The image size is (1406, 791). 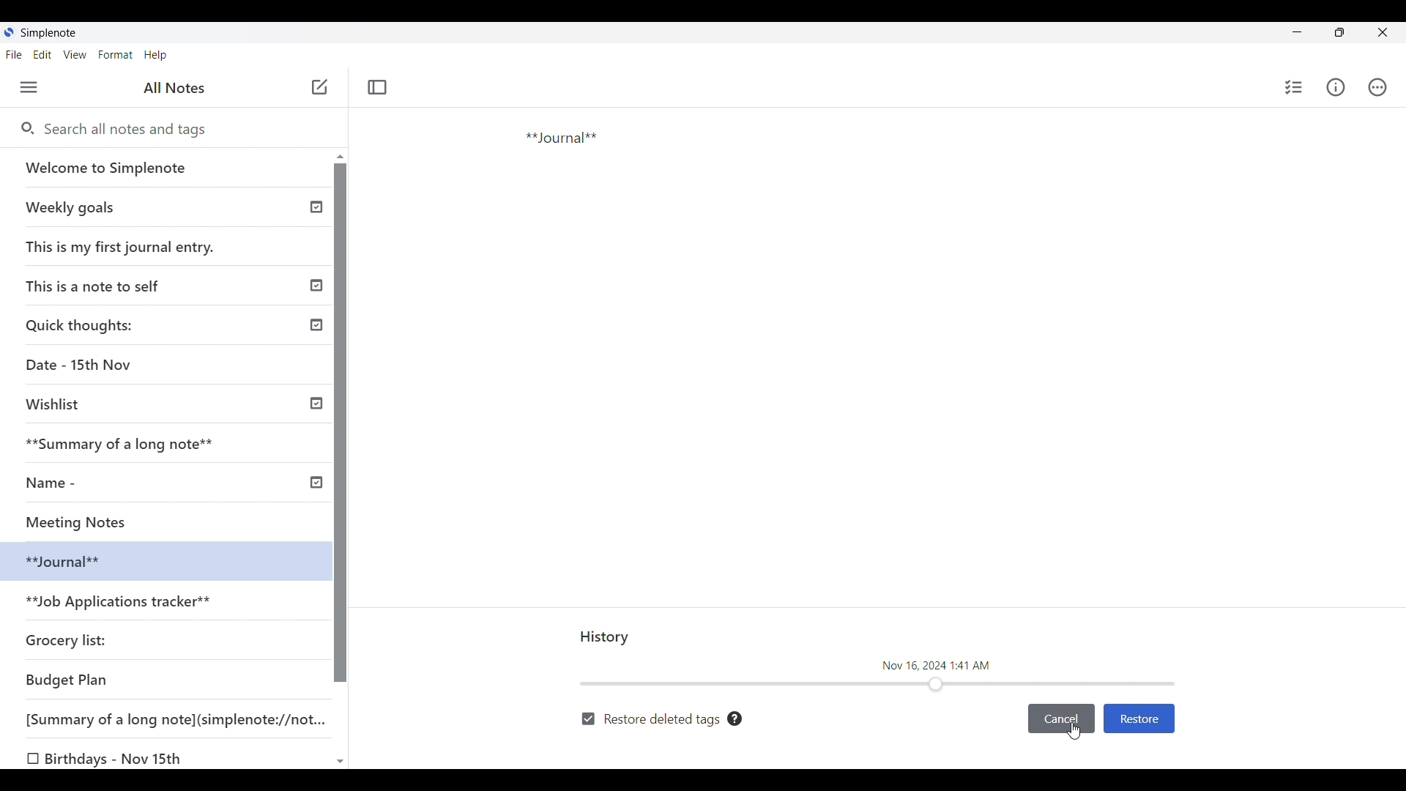 What do you see at coordinates (1297, 31) in the screenshot?
I see `Minimize` at bounding box center [1297, 31].